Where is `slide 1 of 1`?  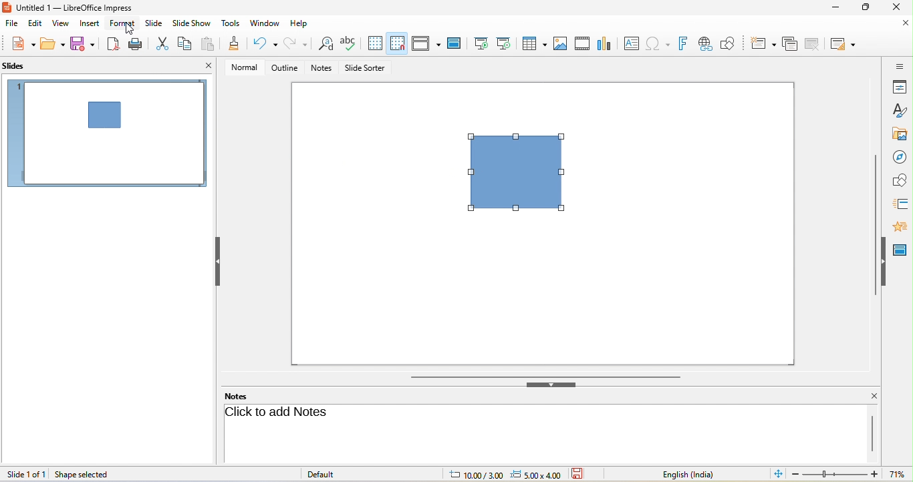
slide 1 of 1 is located at coordinates (25, 474).